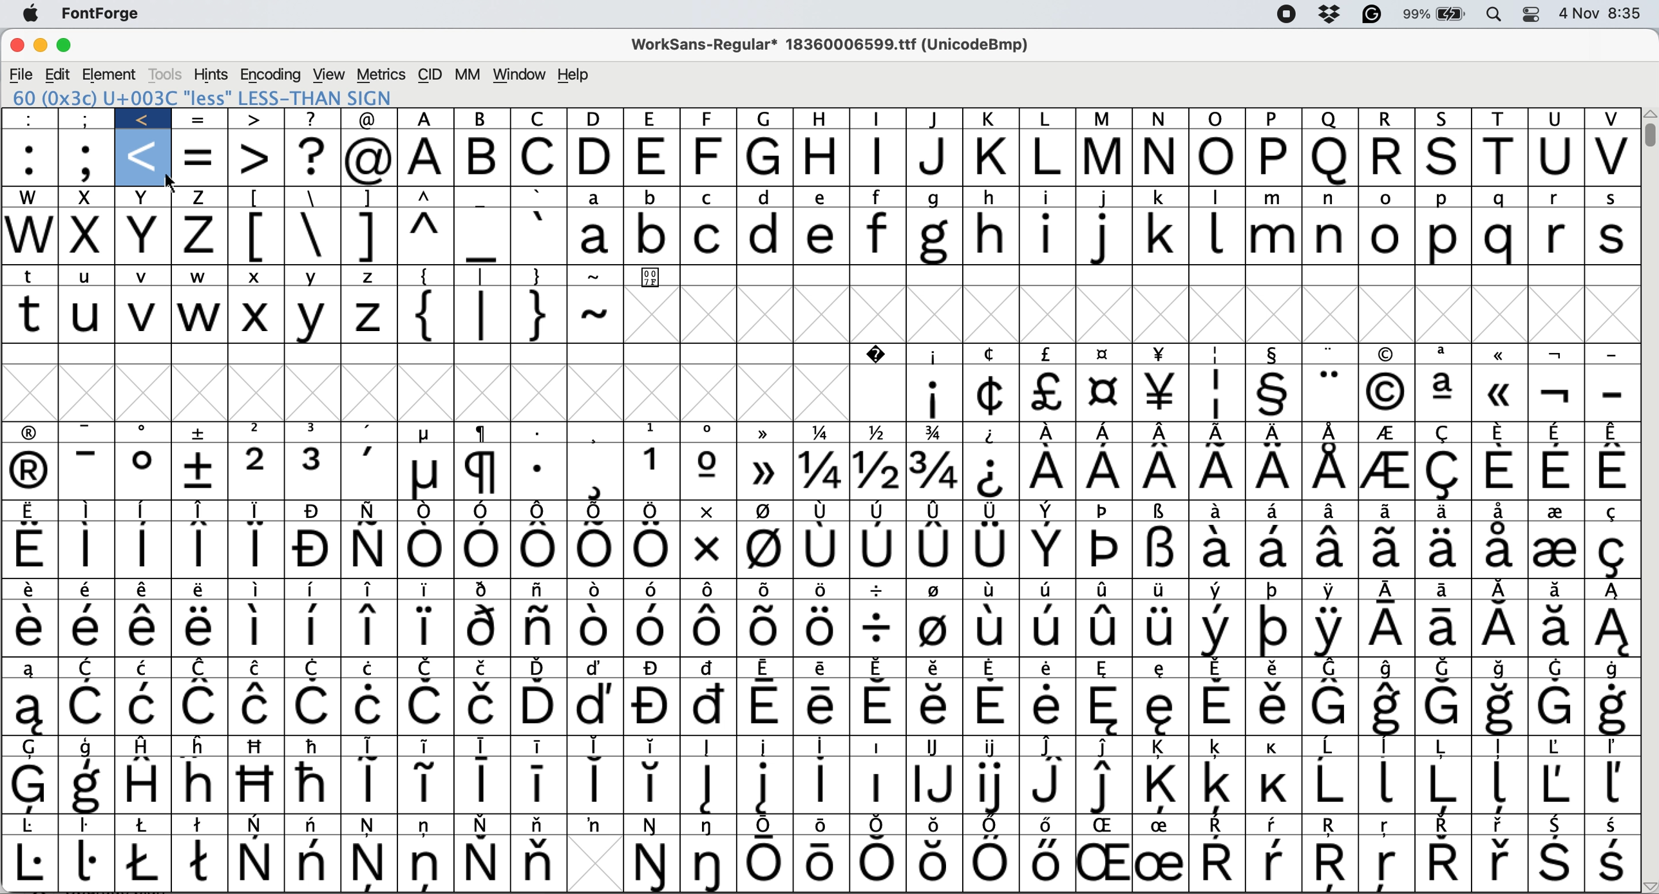  Describe the element at coordinates (652, 865) in the screenshot. I see `Symbol` at that location.